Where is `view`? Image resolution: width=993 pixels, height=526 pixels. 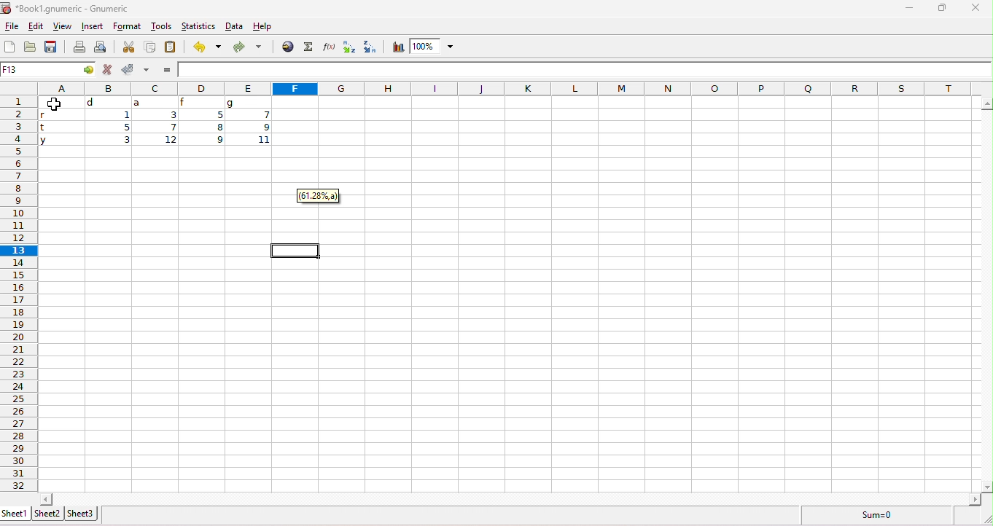
view is located at coordinates (62, 26).